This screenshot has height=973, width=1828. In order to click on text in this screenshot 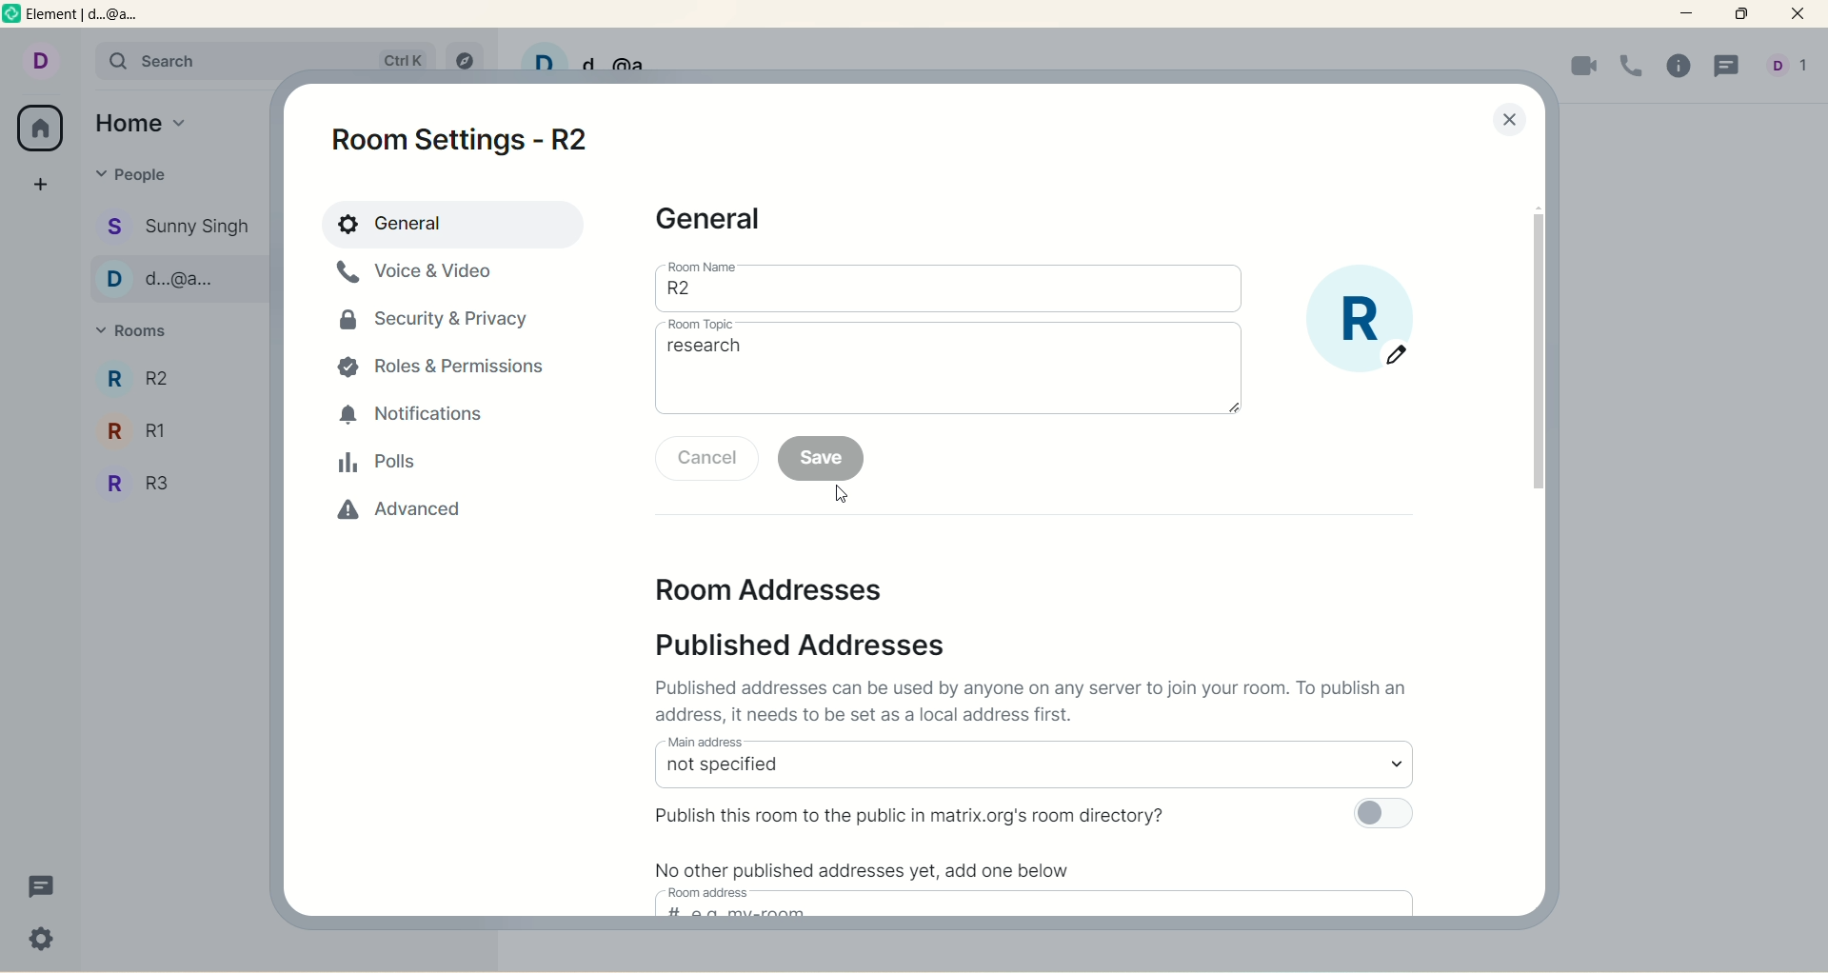, I will do `click(1039, 704)`.